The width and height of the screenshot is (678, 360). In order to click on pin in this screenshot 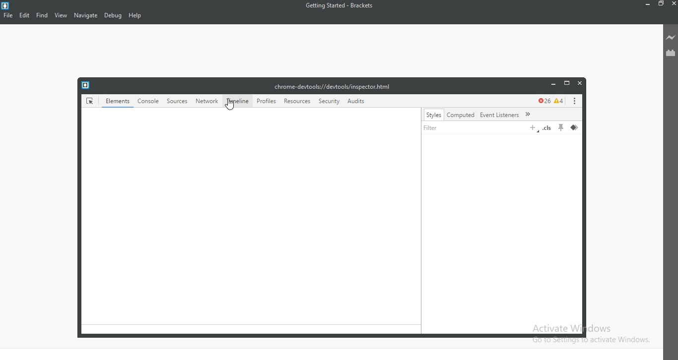, I will do `click(561, 128)`.